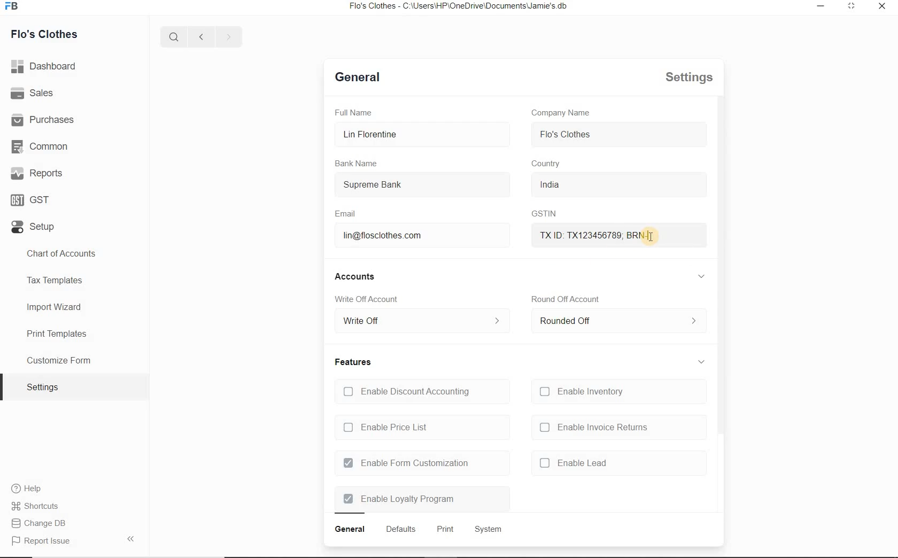 The height and width of the screenshot is (558, 898). What do you see at coordinates (400, 529) in the screenshot?
I see `defaults` at bounding box center [400, 529].